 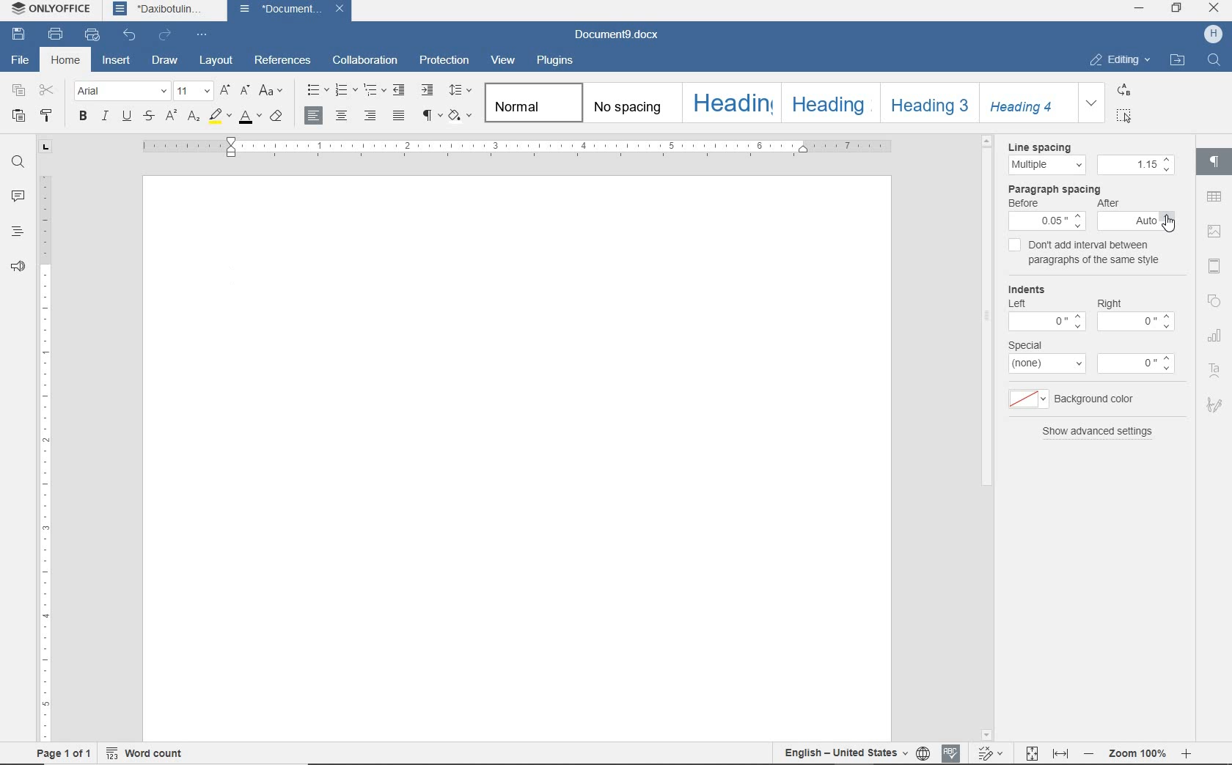 What do you see at coordinates (829, 103) in the screenshot?
I see `Heading 2` at bounding box center [829, 103].